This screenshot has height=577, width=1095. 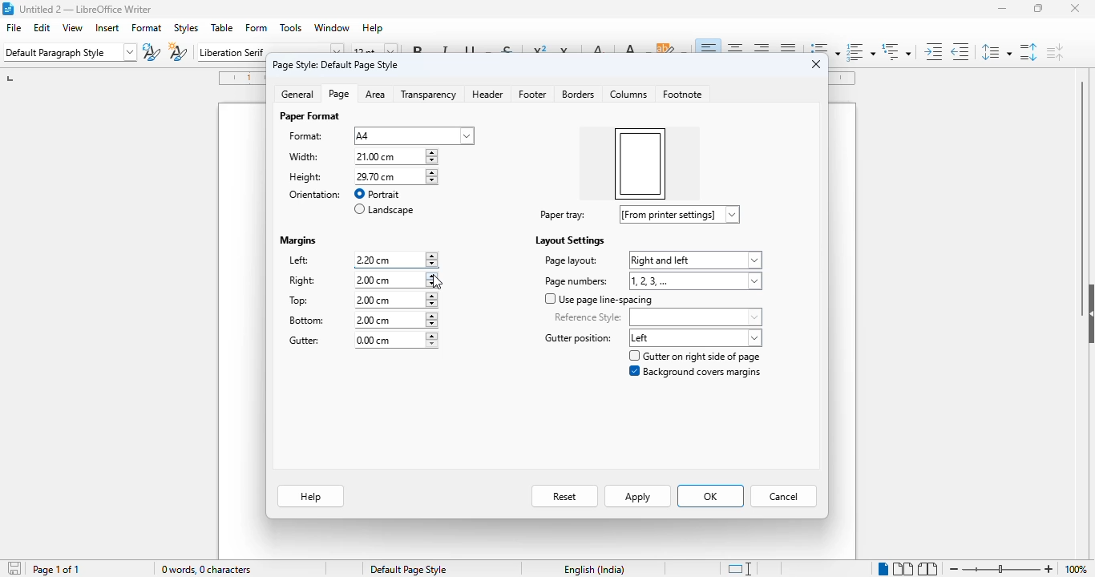 What do you see at coordinates (87, 9) in the screenshot?
I see `title` at bounding box center [87, 9].